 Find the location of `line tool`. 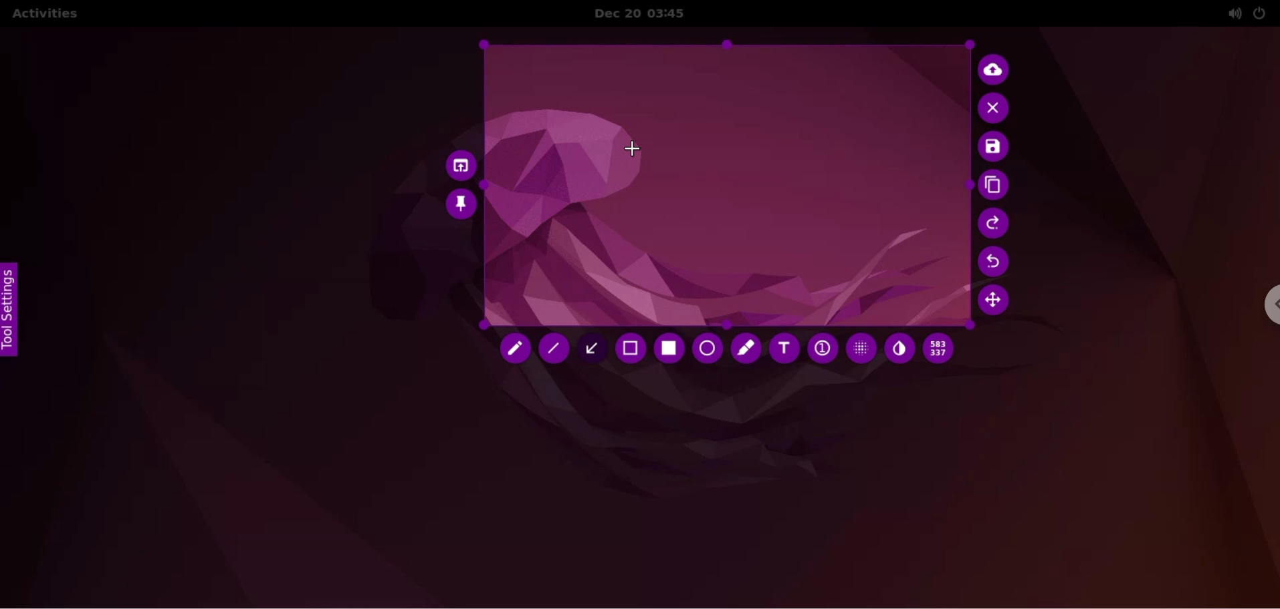

line tool is located at coordinates (556, 352).